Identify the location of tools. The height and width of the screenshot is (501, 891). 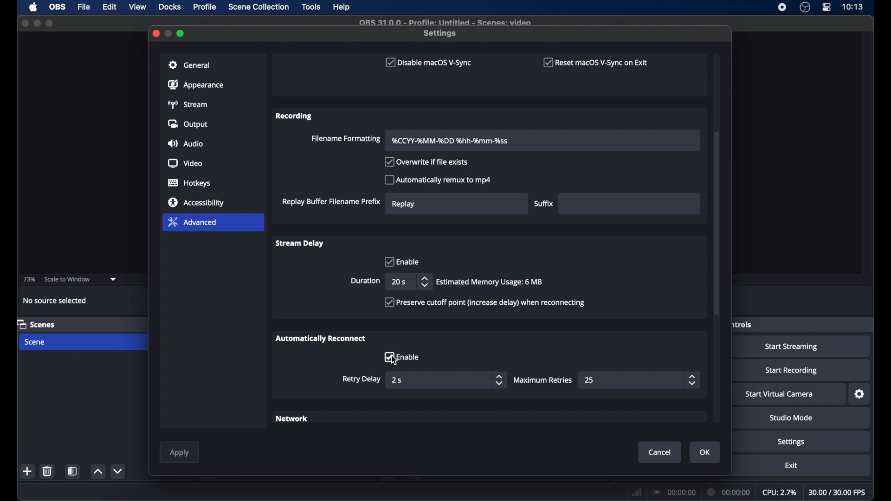
(311, 7).